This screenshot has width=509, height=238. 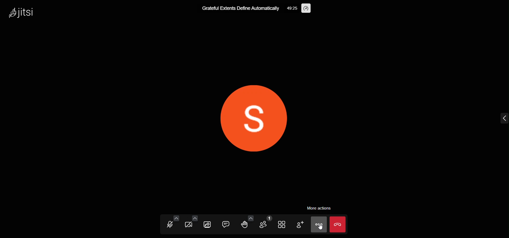 What do you see at coordinates (195, 217) in the screenshot?
I see `video setting` at bounding box center [195, 217].